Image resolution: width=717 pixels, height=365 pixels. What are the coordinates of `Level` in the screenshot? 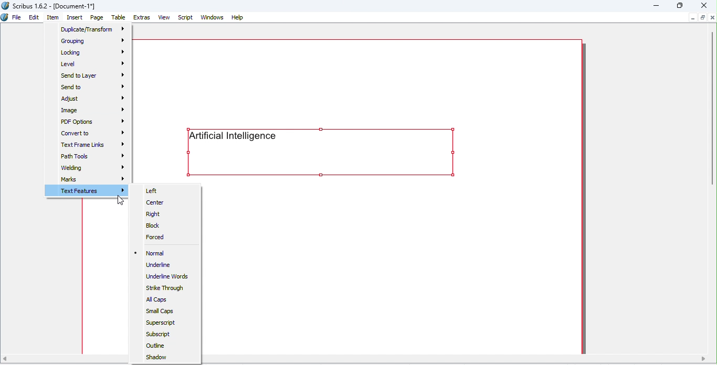 It's located at (96, 63).